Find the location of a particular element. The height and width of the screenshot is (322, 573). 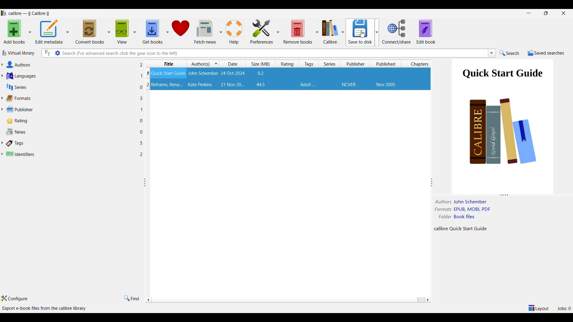

Close interface is located at coordinates (564, 13).